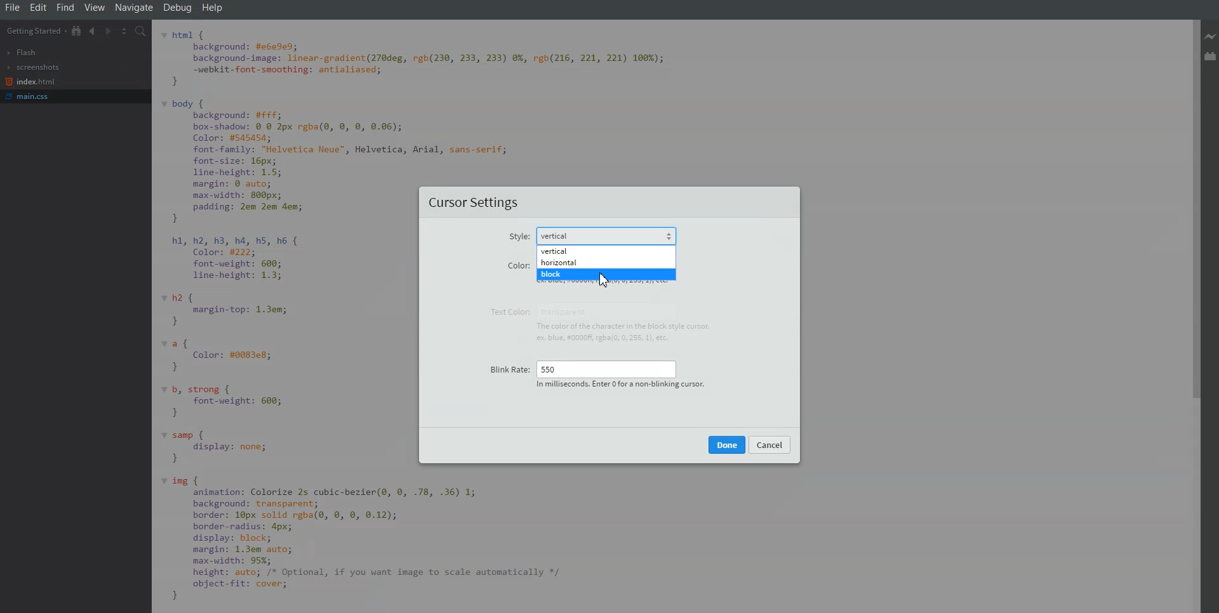 The image size is (1219, 613). I want to click on Vertical, so click(609, 235).